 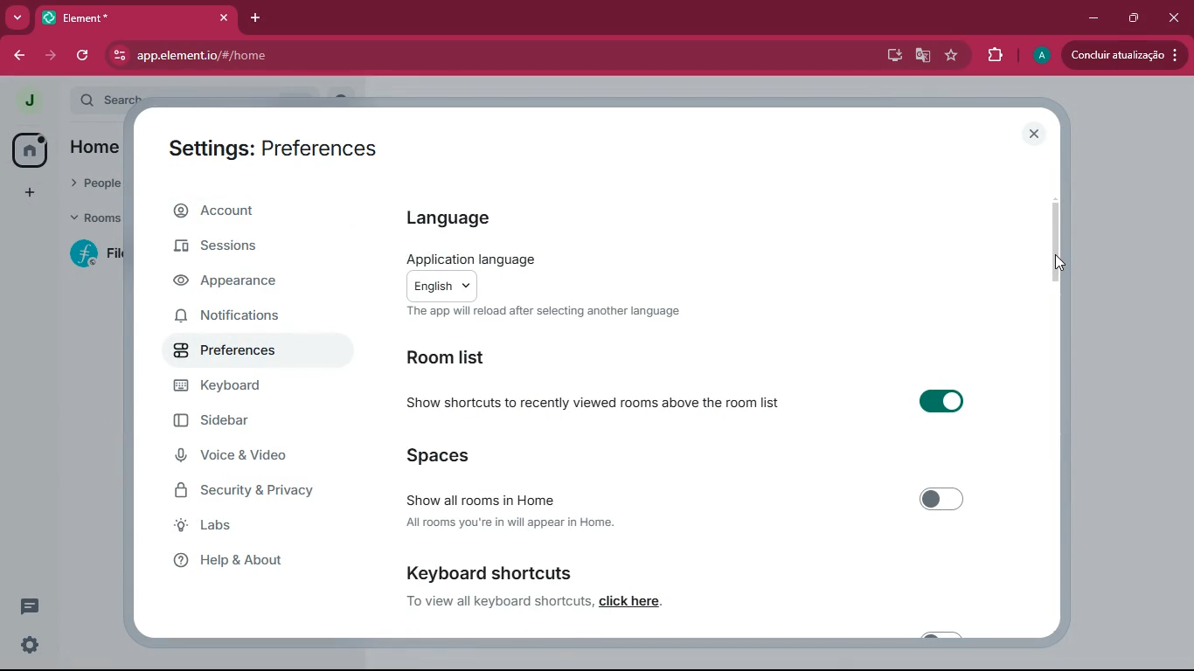 I want to click on security & privacy, so click(x=255, y=488).